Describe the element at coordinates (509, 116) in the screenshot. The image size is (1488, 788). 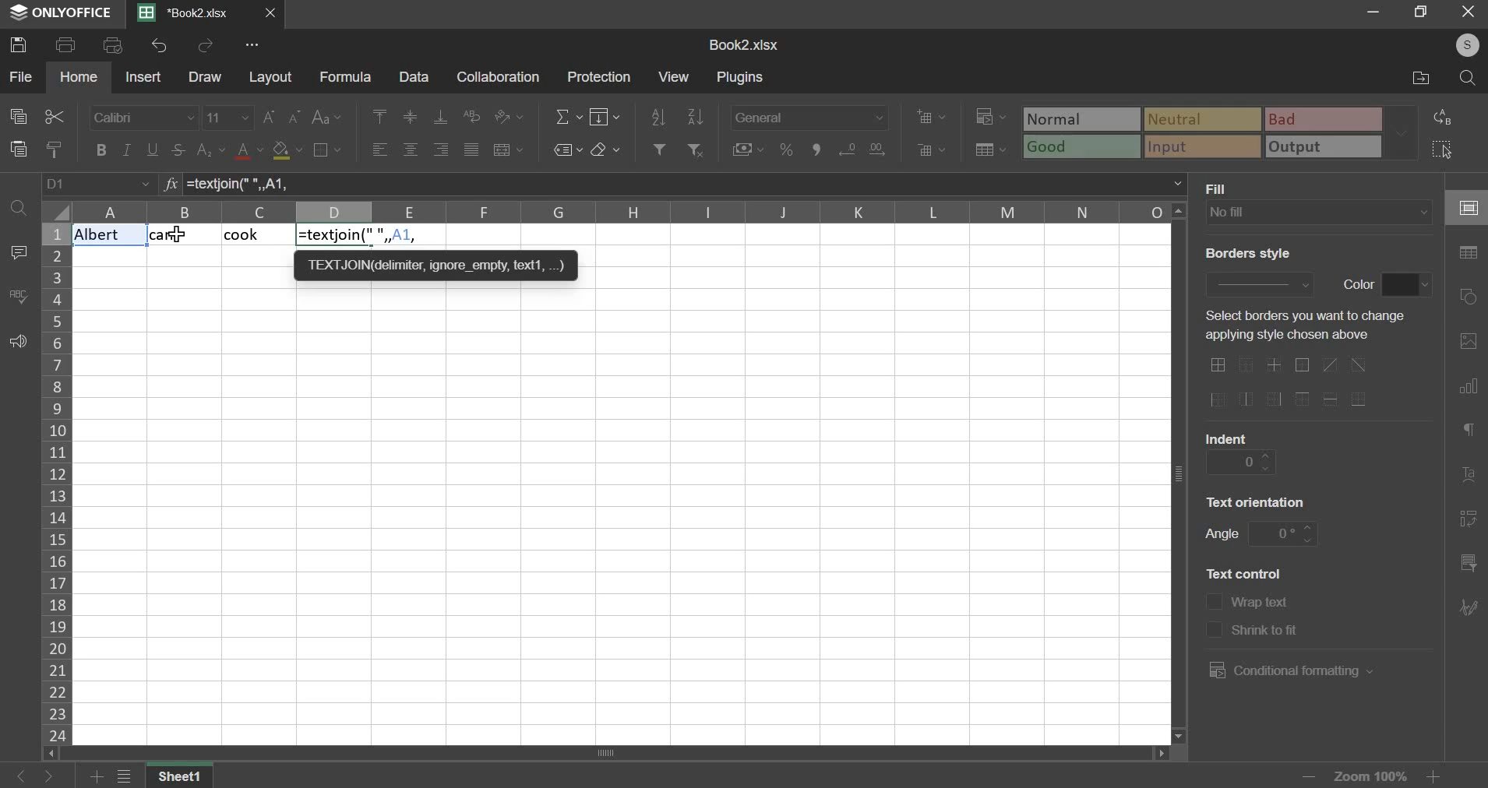
I see `orientation` at that location.